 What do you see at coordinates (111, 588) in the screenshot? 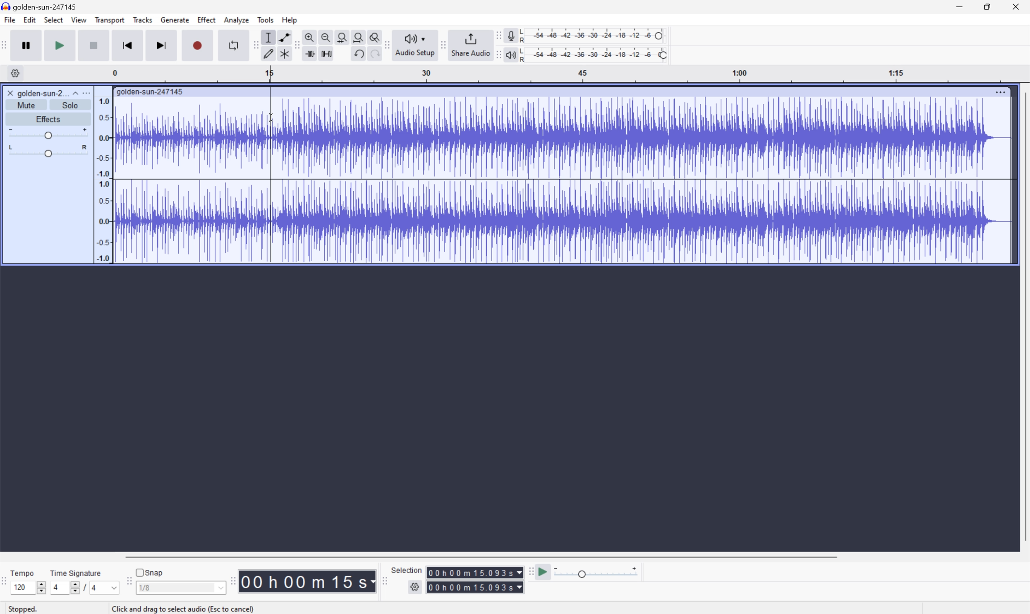
I see `Drop Down` at bounding box center [111, 588].